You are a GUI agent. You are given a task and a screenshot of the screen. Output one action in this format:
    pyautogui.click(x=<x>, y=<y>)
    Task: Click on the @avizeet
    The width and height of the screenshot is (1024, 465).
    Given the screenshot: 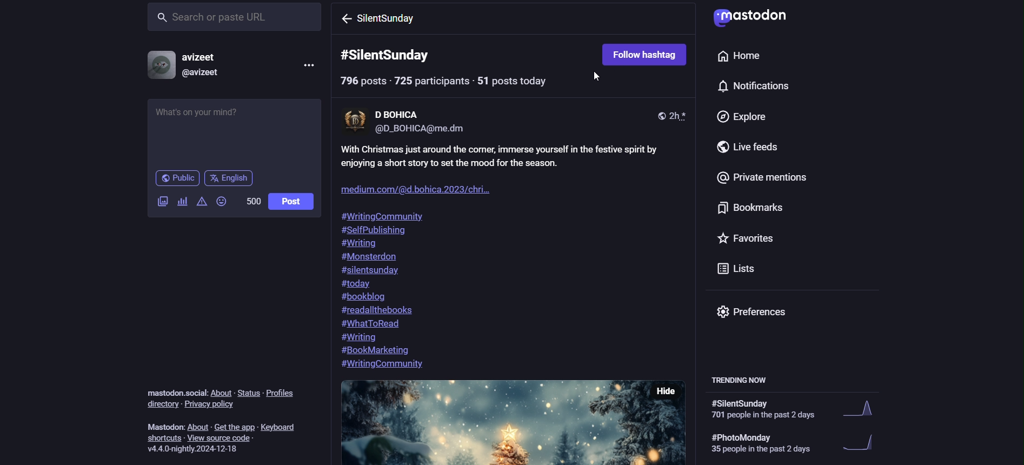 What is the action you would take?
    pyautogui.click(x=208, y=73)
    